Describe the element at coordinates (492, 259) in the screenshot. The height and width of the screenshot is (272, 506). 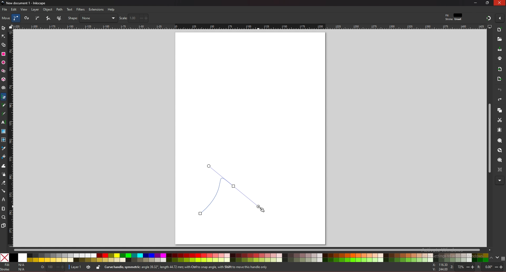
I see `up` at that location.